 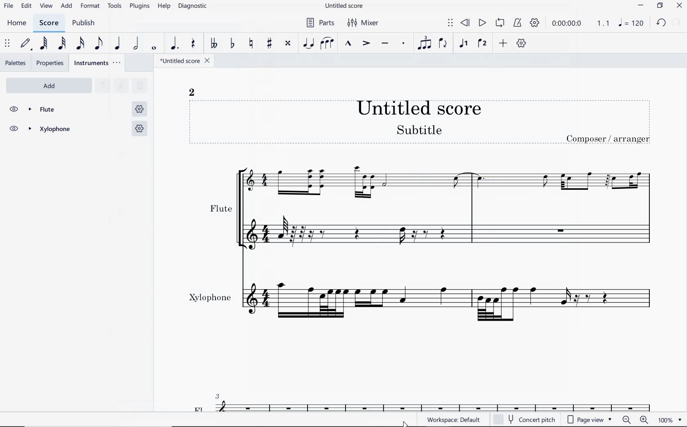 I want to click on SELECT TO MOVE, so click(x=451, y=23).